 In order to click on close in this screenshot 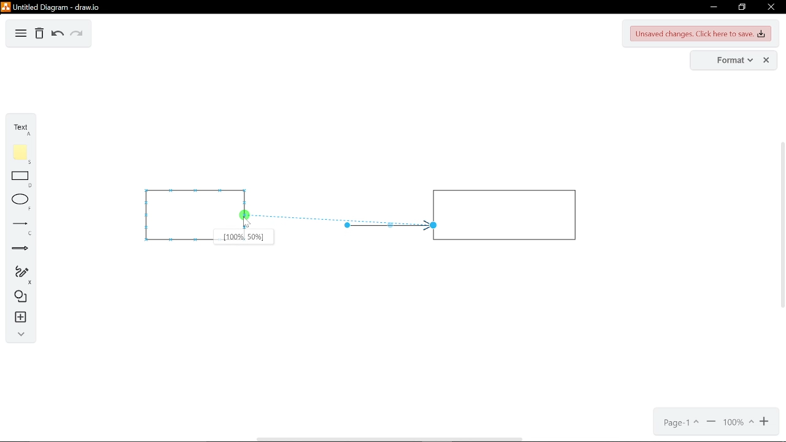, I will do `click(772, 9)`.